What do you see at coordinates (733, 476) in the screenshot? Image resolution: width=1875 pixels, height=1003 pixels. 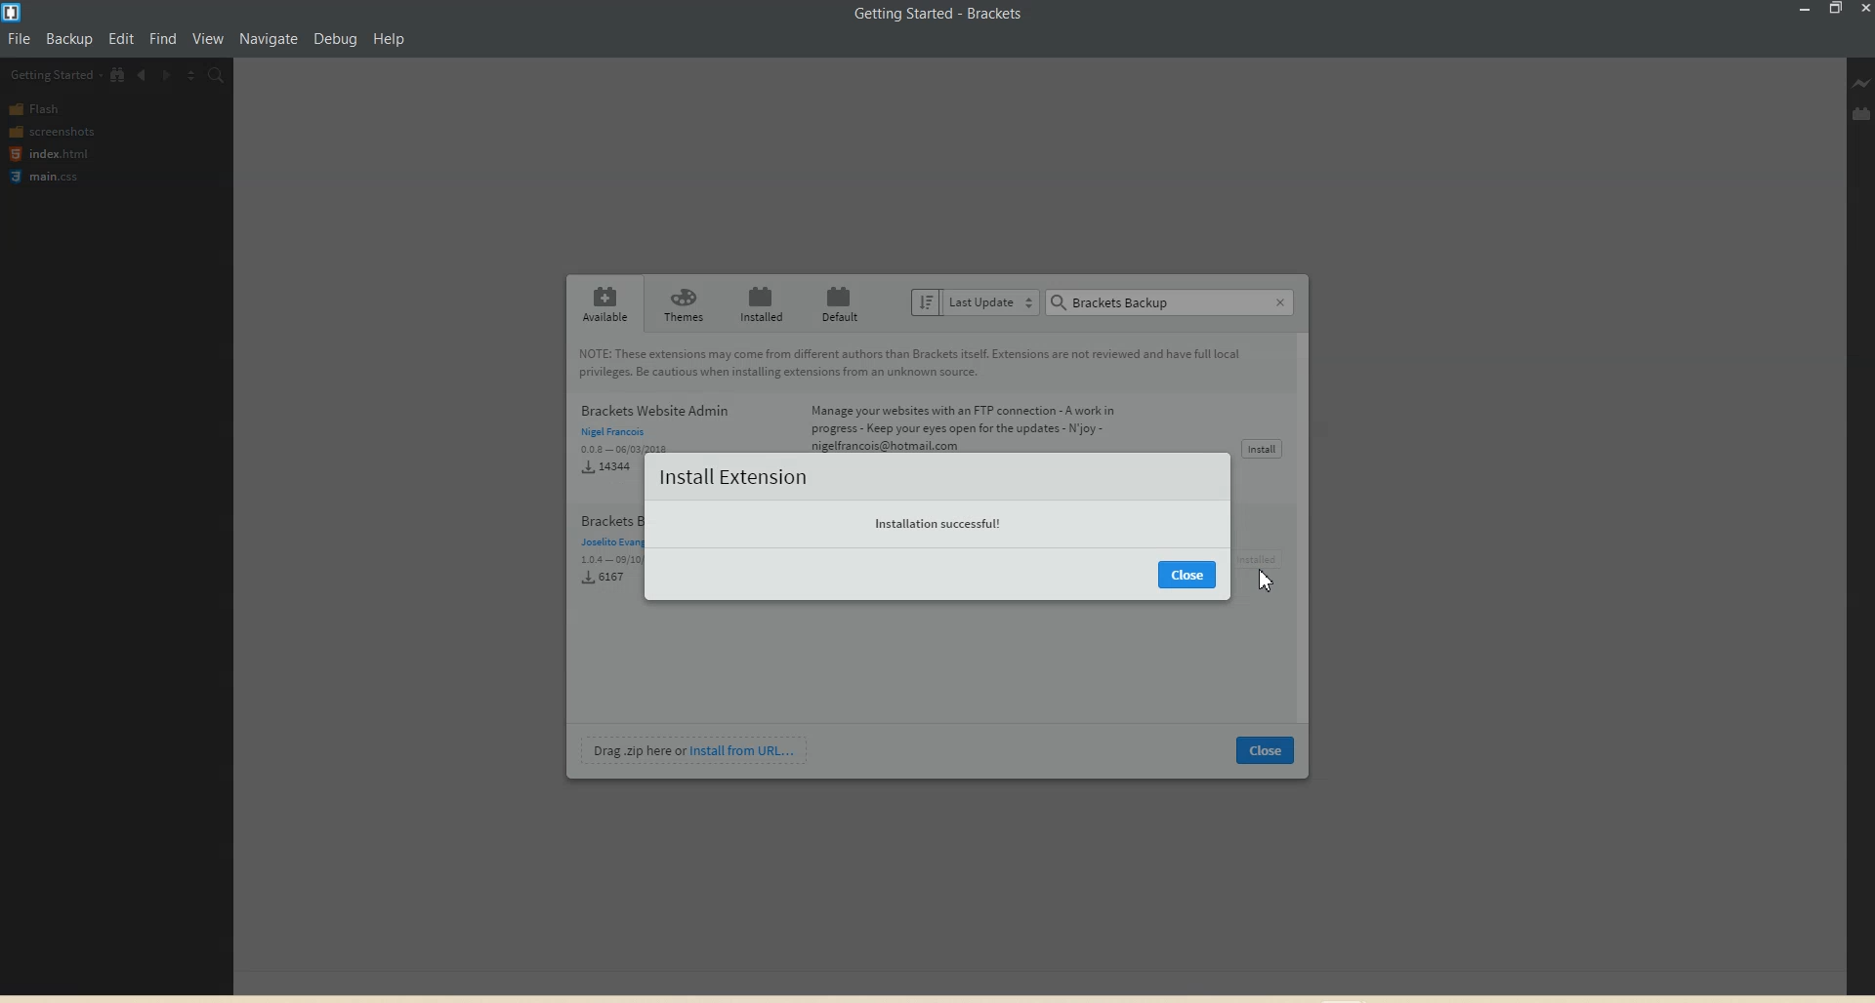 I see `Install Extension` at bounding box center [733, 476].